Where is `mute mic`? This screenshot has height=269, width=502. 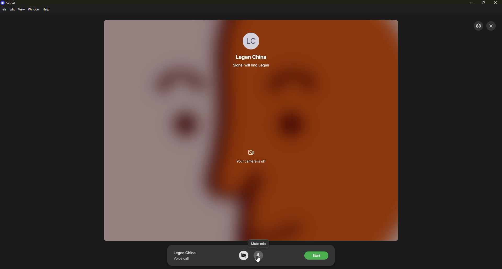 mute mic is located at coordinates (258, 243).